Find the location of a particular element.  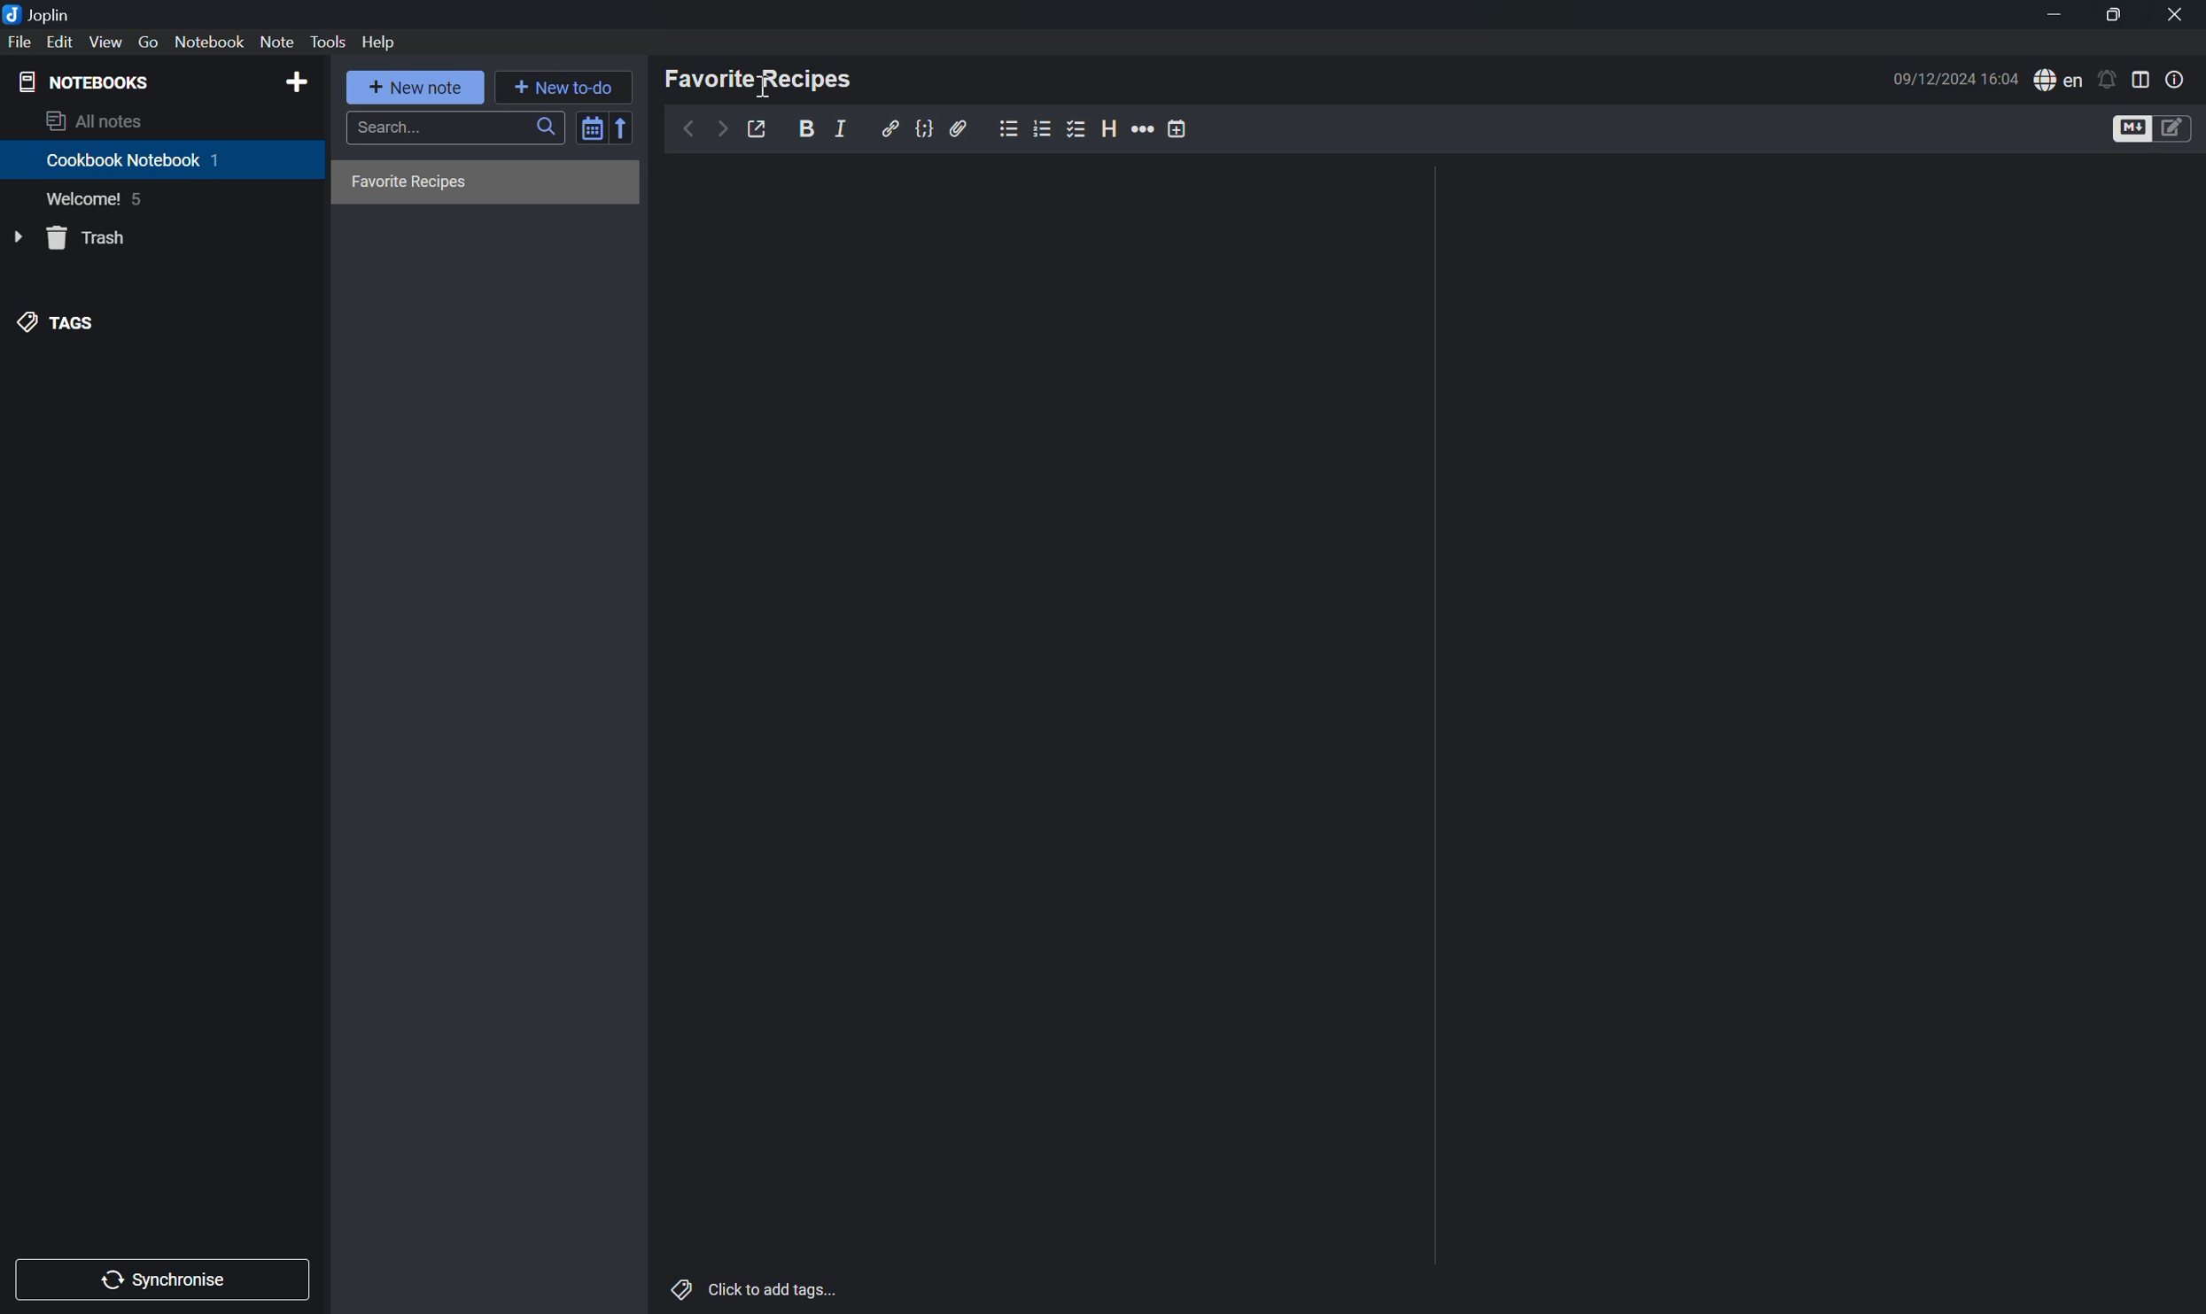

Insert/edit link is located at coordinates (889, 127).